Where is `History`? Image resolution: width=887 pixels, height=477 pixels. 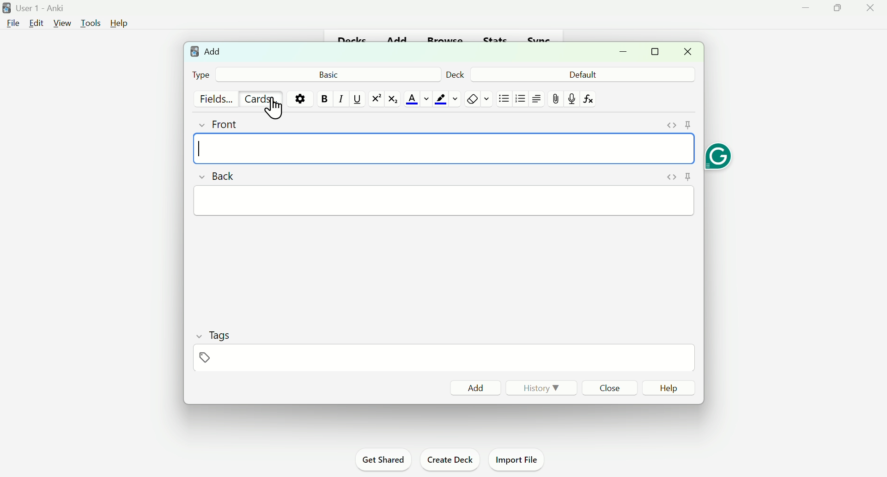
History is located at coordinates (541, 388).